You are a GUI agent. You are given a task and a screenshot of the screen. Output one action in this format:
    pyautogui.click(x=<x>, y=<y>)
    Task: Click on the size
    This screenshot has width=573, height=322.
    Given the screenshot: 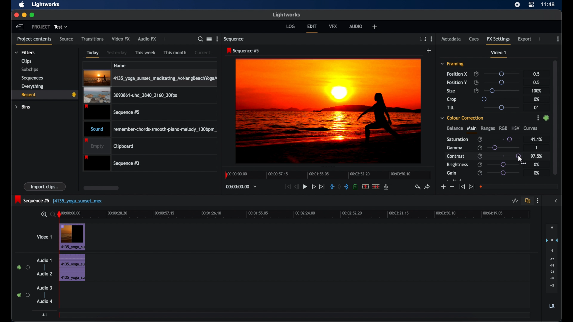 What is the action you would take?
    pyautogui.click(x=452, y=91)
    